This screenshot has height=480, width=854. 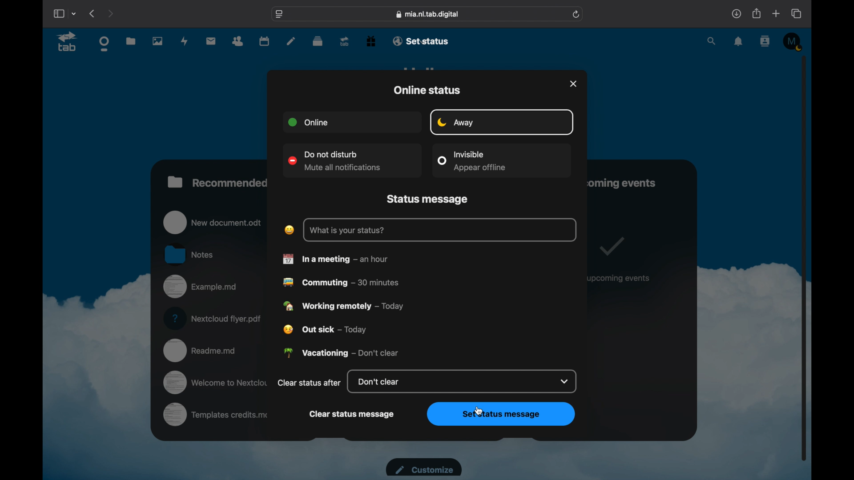 I want to click on notes, so click(x=190, y=254).